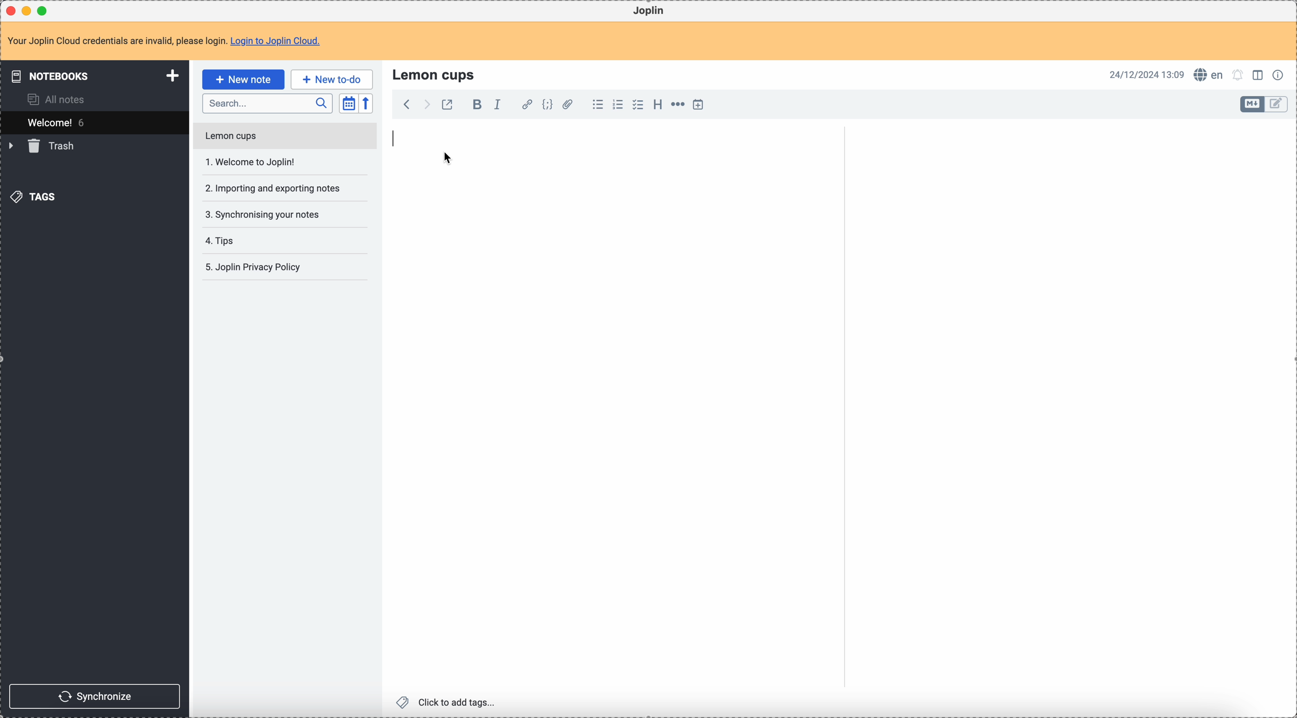 The image size is (1297, 718). What do you see at coordinates (170, 42) in the screenshot?
I see `note` at bounding box center [170, 42].